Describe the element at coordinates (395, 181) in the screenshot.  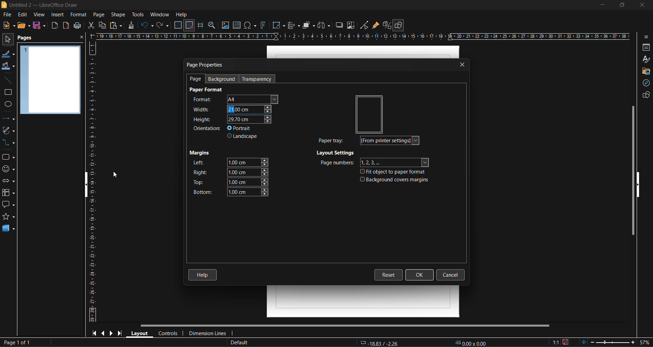
I see `background covers margins` at that location.